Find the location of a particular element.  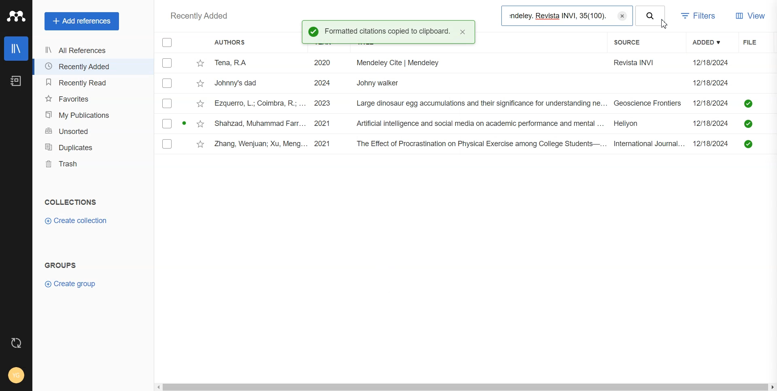

Star is located at coordinates (201, 144).